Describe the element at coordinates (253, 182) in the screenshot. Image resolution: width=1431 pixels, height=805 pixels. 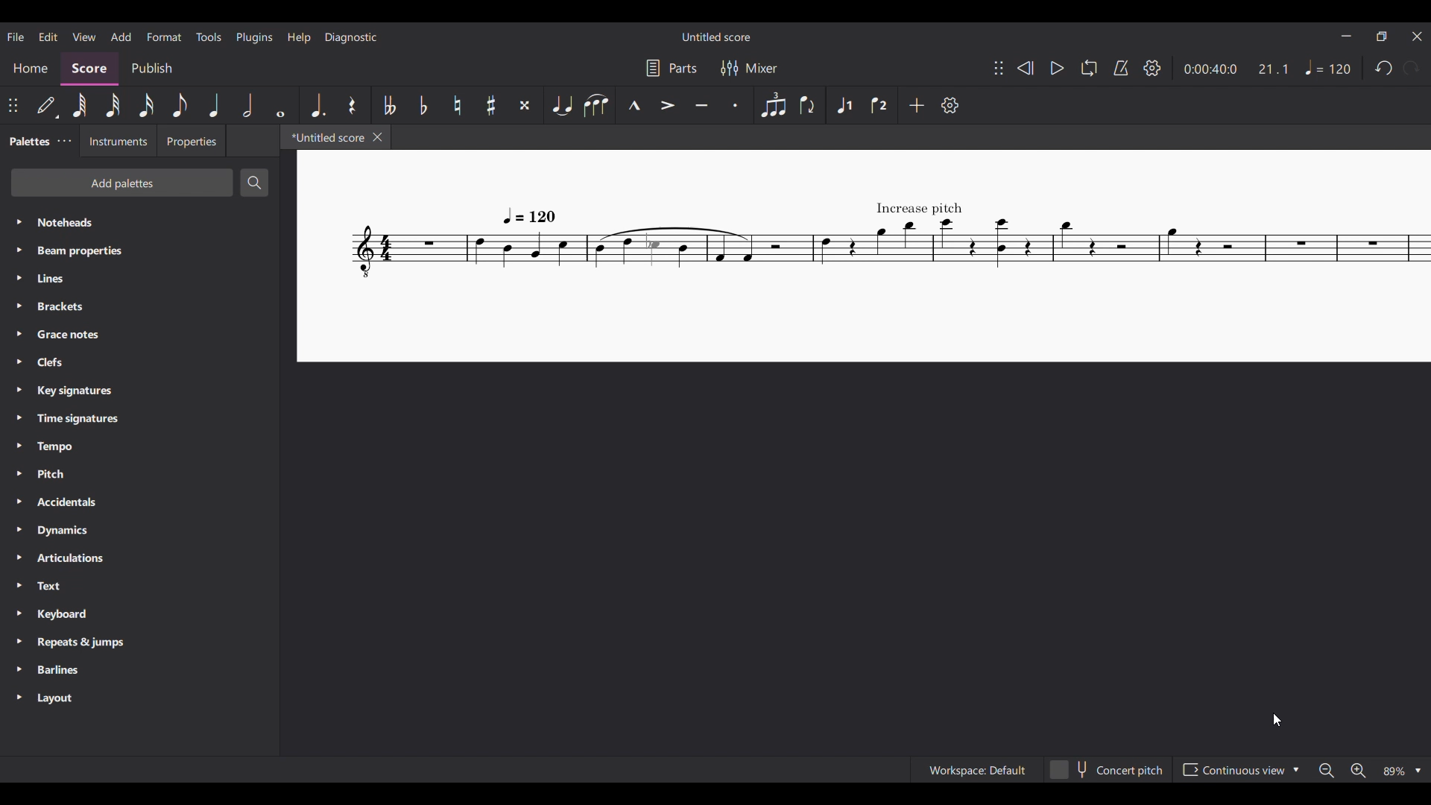
I see `Search` at that location.